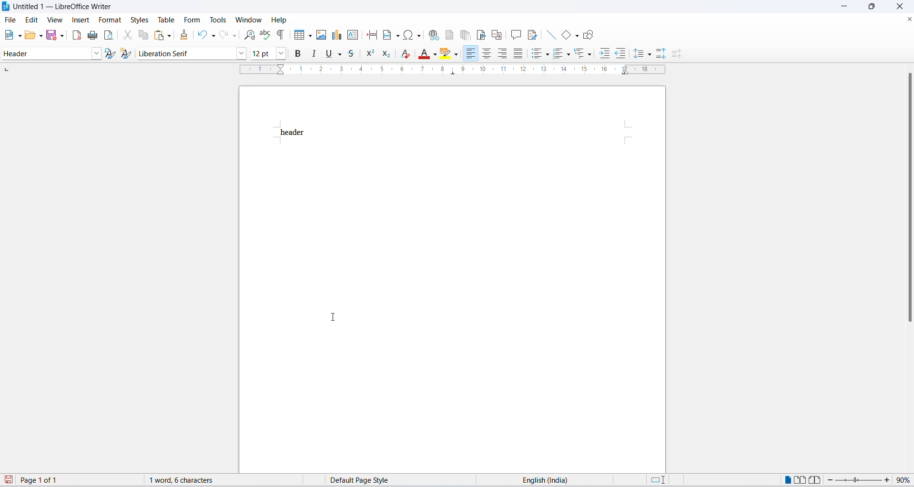 The height and width of the screenshot is (487, 914). I want to click on clear direct formatting, so click(407, 53).